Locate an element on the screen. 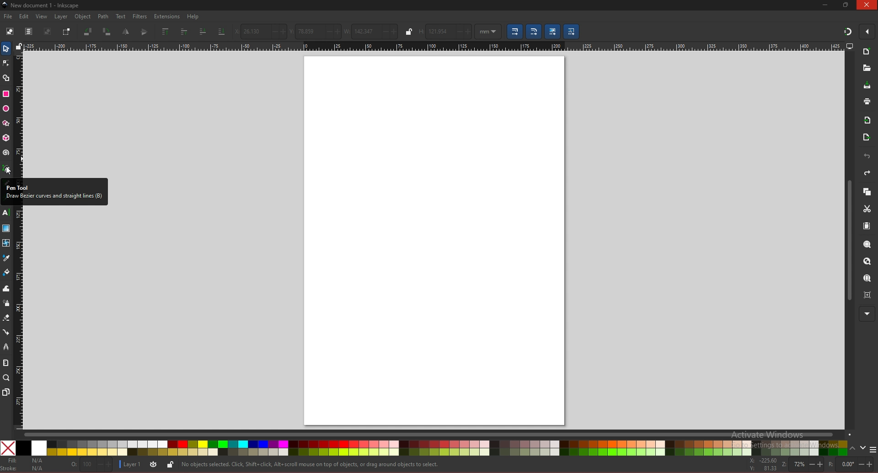 This screenshot has width=878, height=473. cursor is located at coordinates (11, 171).